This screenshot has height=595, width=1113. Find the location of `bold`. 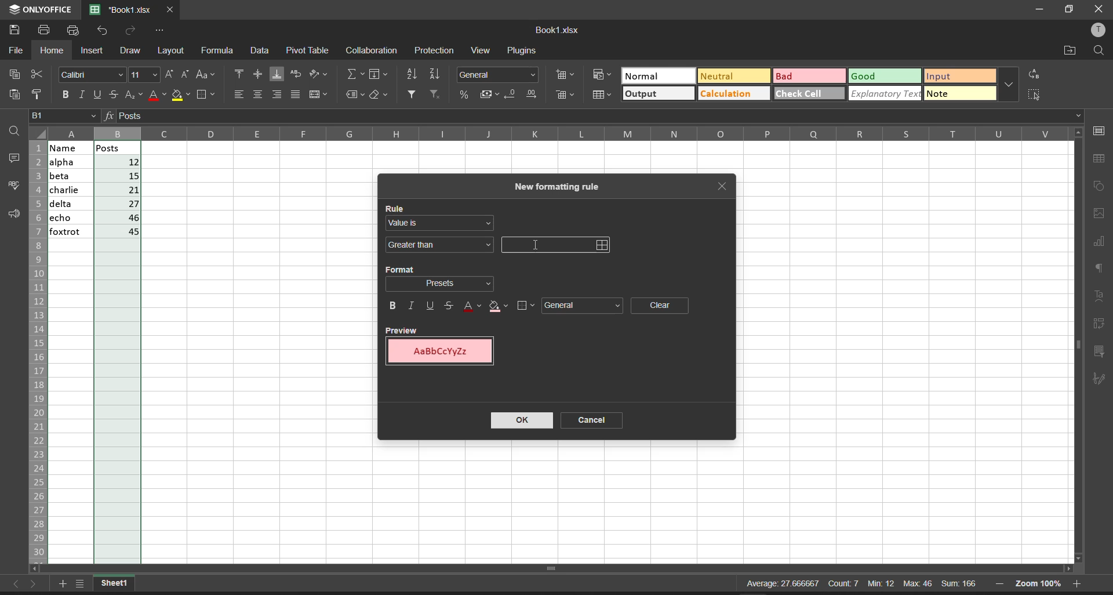

bold is located at coordinates (389, 306).